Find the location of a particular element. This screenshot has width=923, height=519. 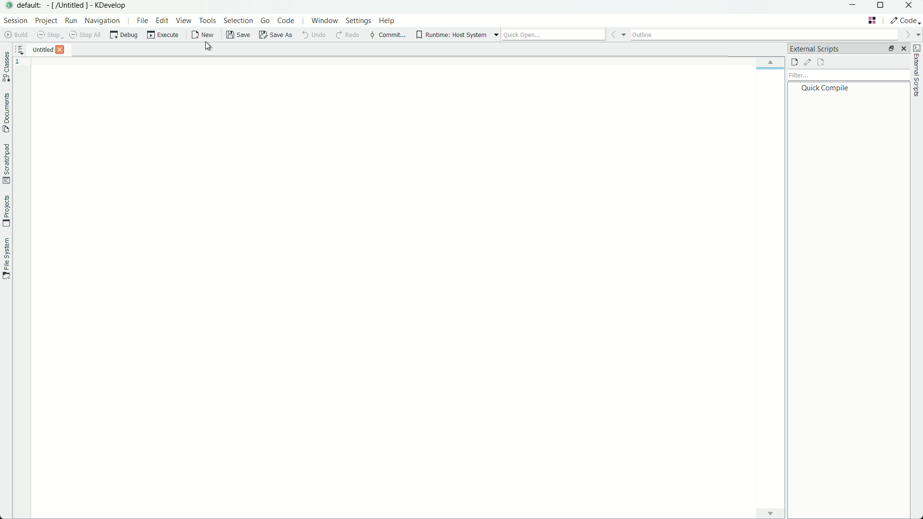

maximize or restore is located at coordinates (880, 7).